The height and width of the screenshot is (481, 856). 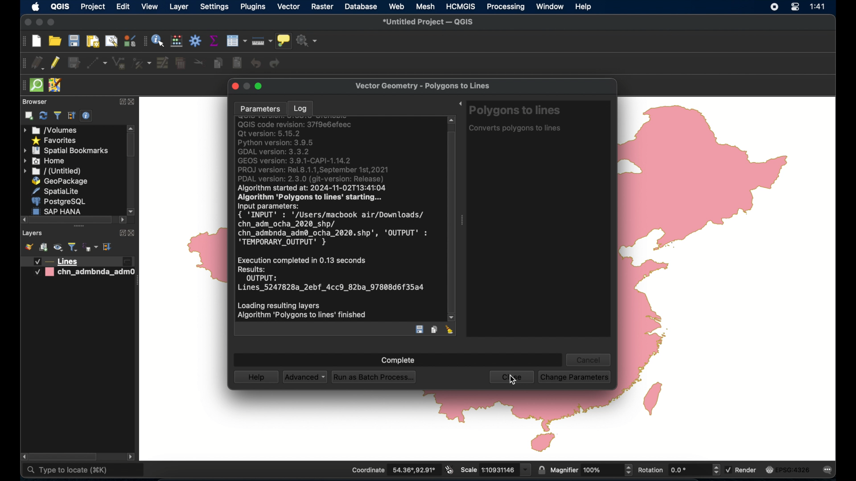 What do you see at coordinates (142, 63) in the screenshot?
I see `vertex tool` at bounding box center [142, 63].